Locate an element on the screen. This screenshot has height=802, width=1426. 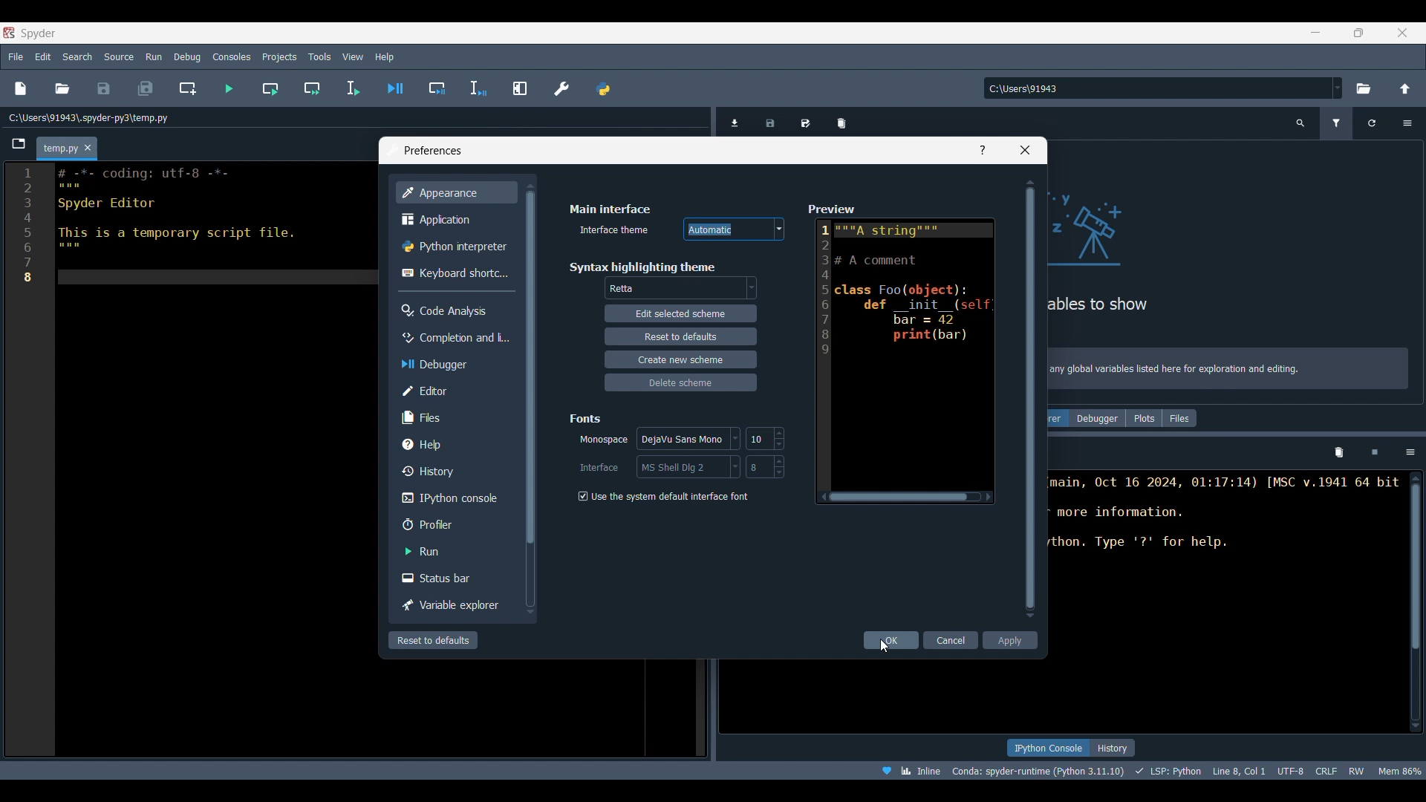
Indicates interface theme options is located at coordinates (612, 230).